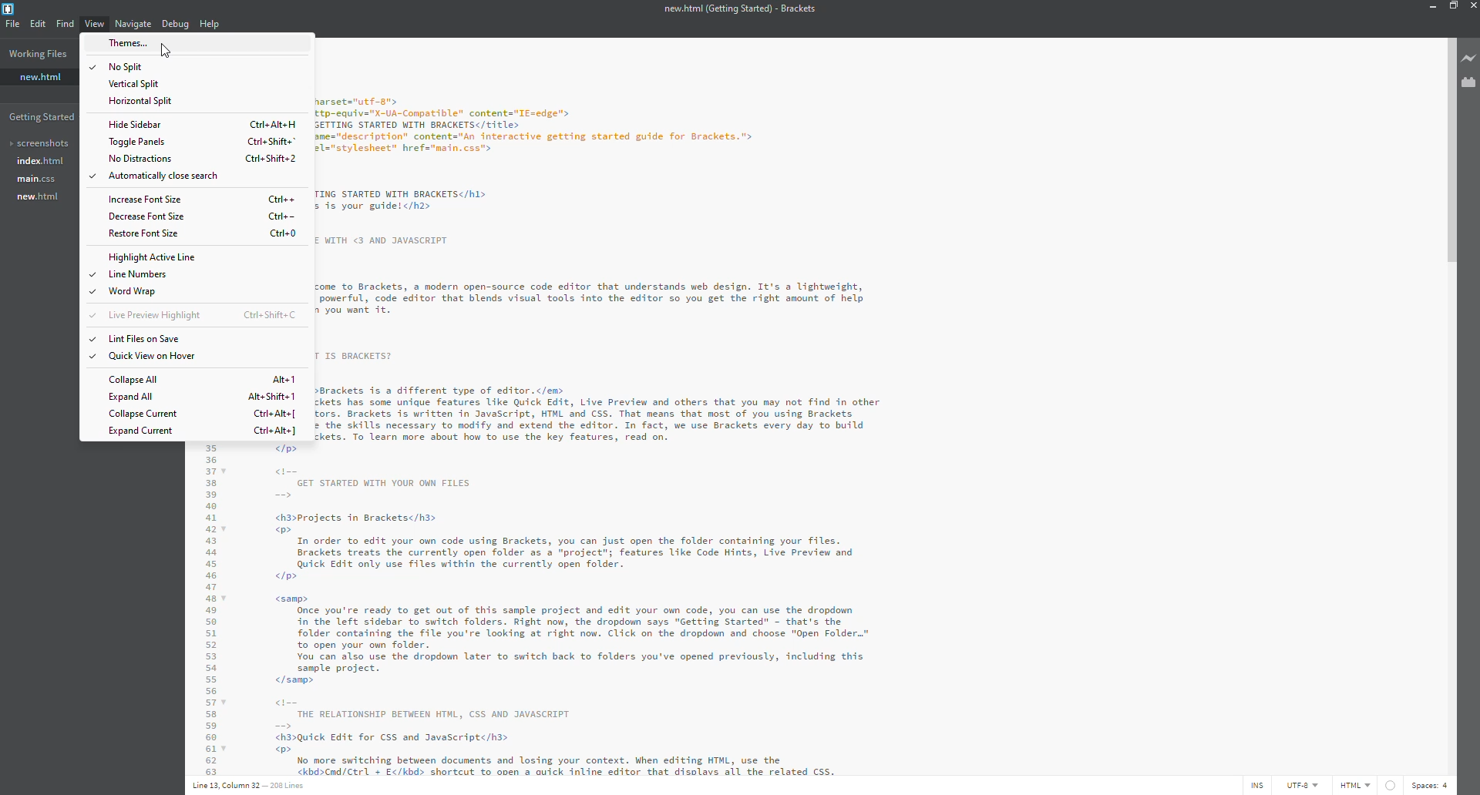 This screenshot has height=795, width=1480. Describe the element at coordinates (1468, 82) in the screenshot. I see `extension manager` at that location.